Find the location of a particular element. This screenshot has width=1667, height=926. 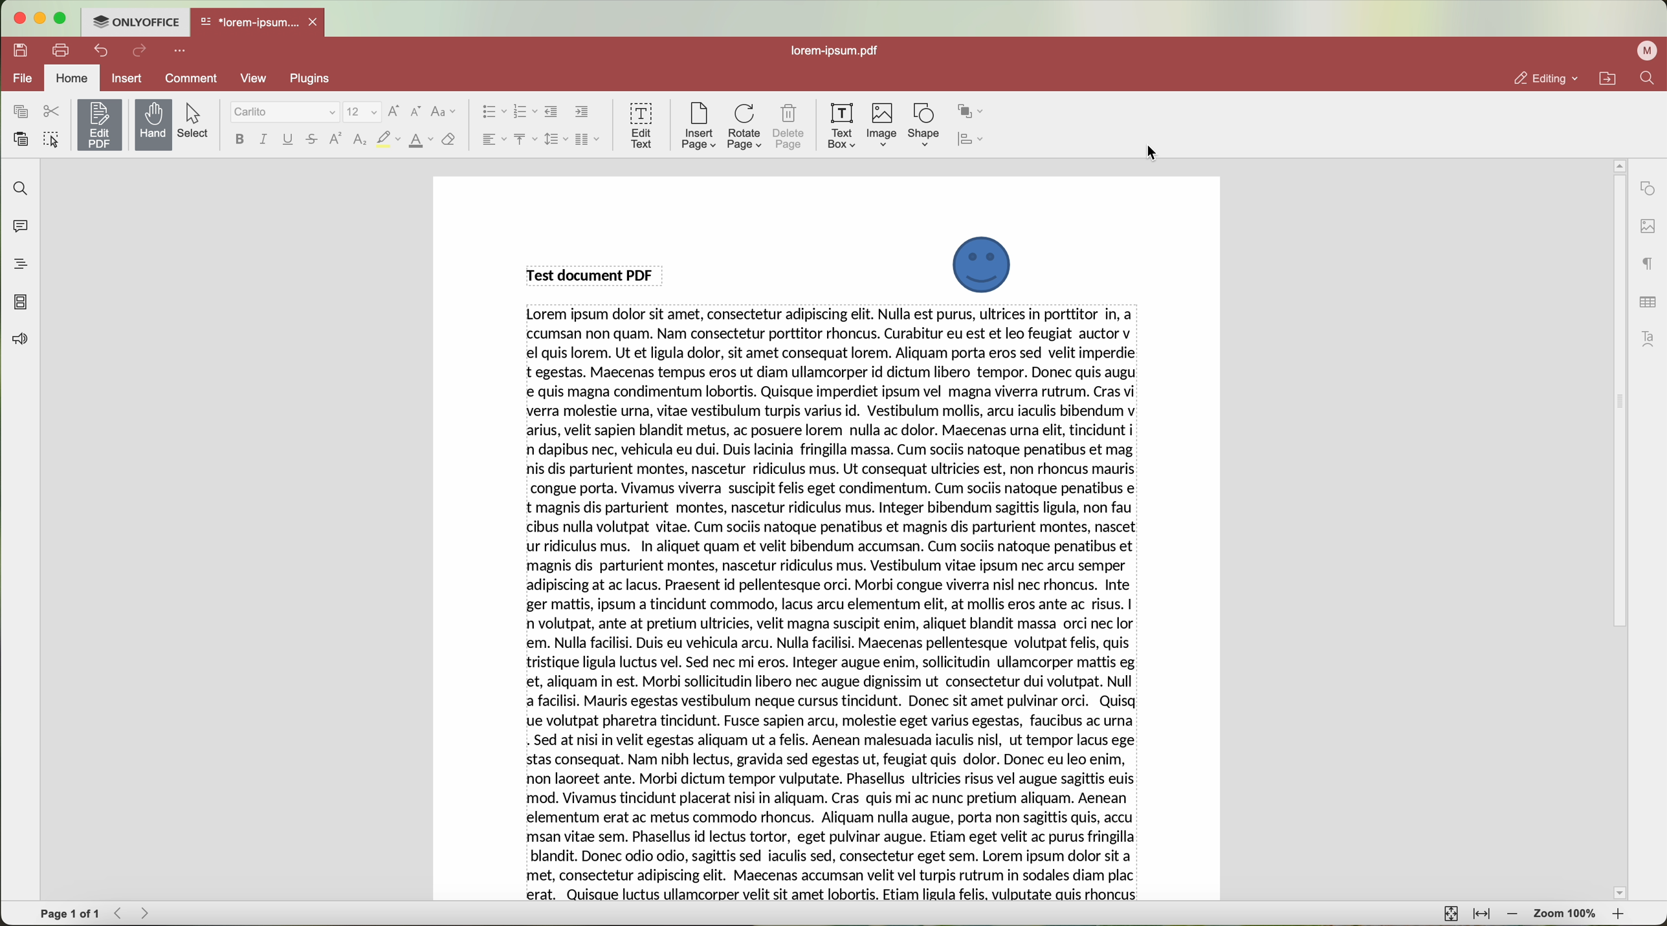

home is located at coordinates (74, 77).